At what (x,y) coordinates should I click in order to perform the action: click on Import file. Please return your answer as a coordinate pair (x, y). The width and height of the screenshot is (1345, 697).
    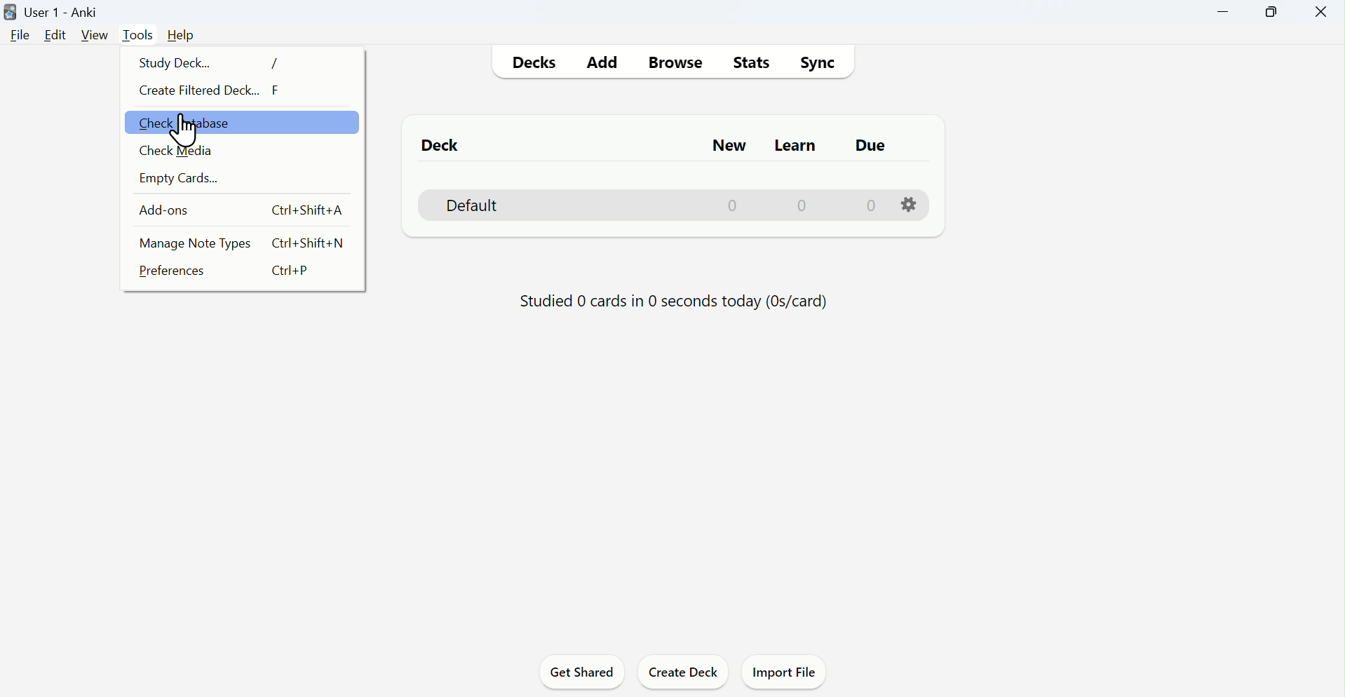
    Looking at the image, I should click on (785, 672).